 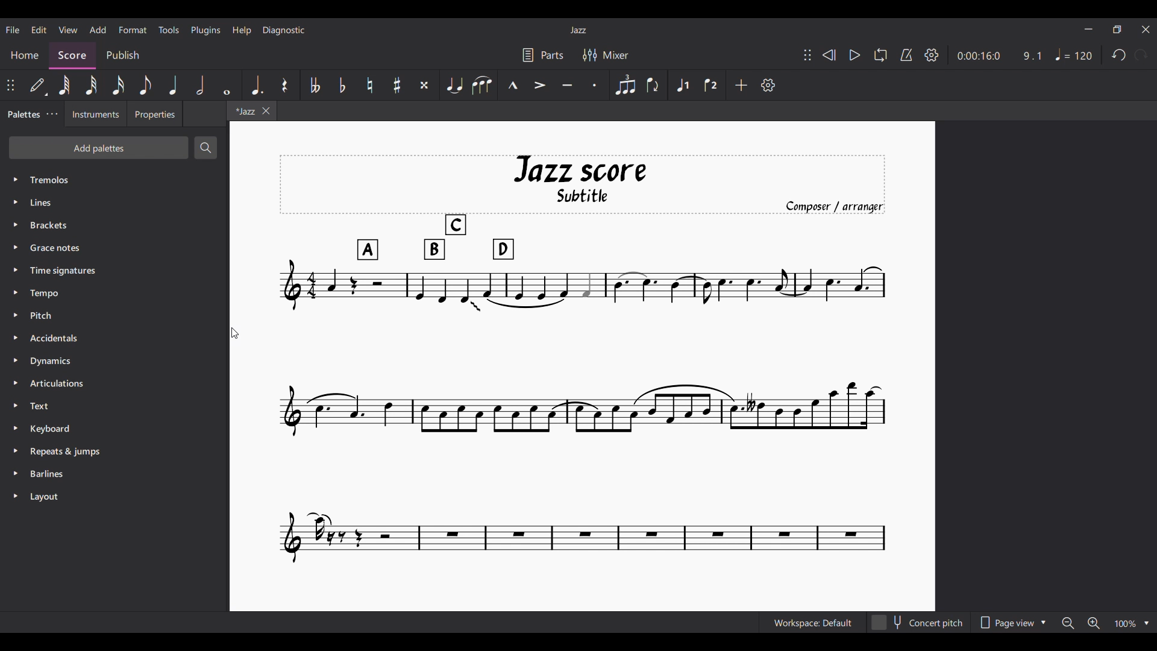 I want to click on Keyboard, so click(x=115, y=429).